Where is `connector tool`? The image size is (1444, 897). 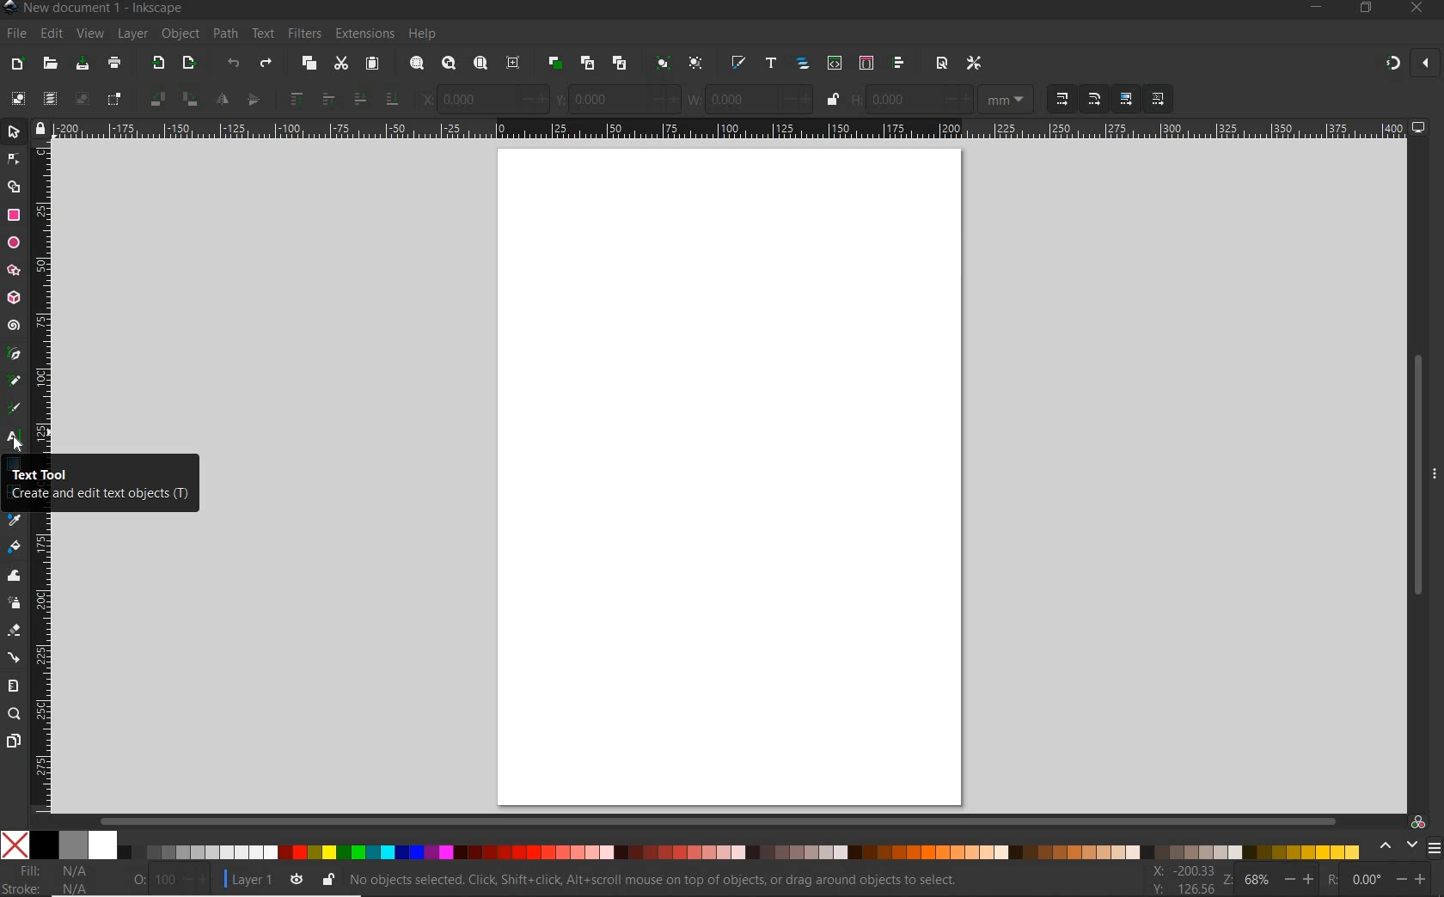 connector tool is located at coordinates (15, 659).